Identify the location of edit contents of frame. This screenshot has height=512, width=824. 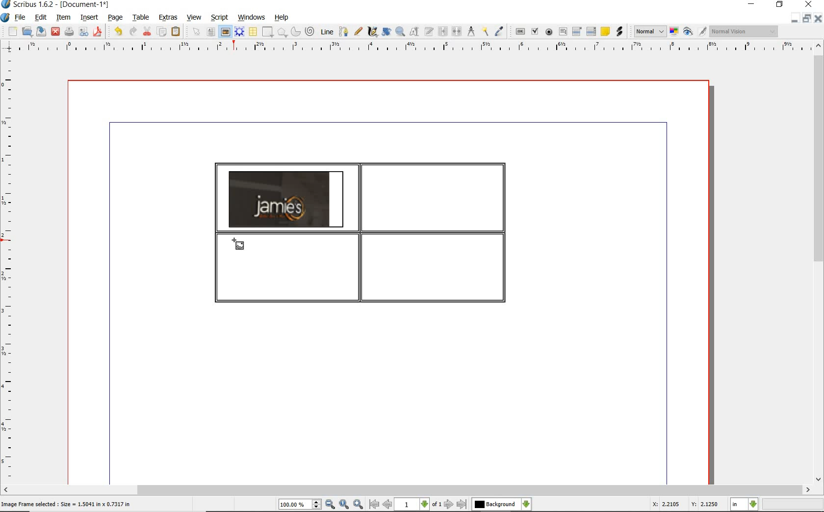
(414, 32).